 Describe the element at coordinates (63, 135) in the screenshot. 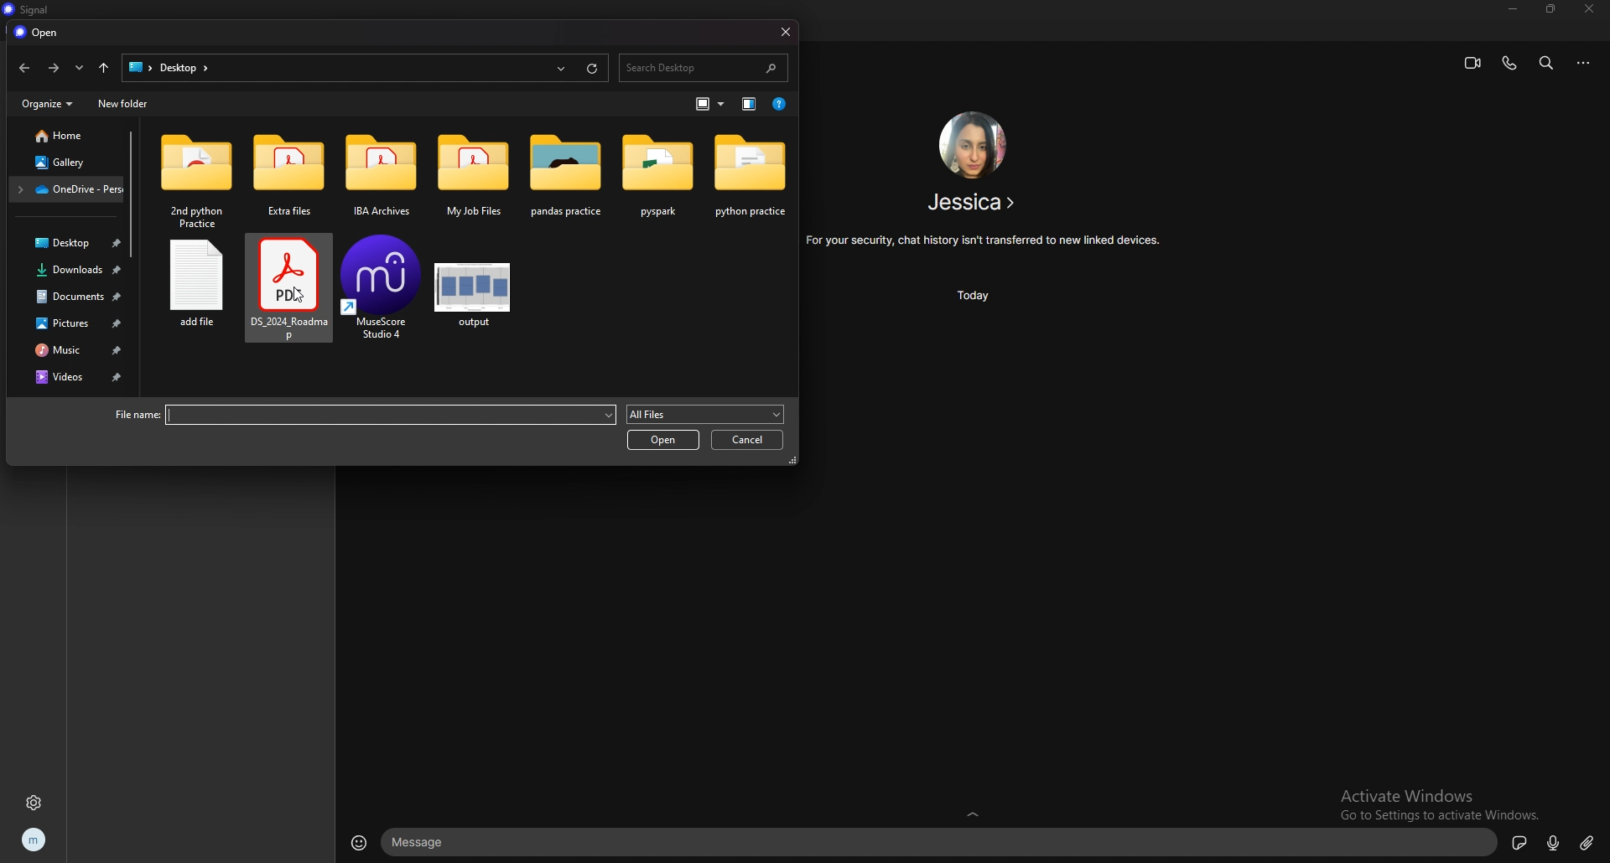

I see `home` at that location.